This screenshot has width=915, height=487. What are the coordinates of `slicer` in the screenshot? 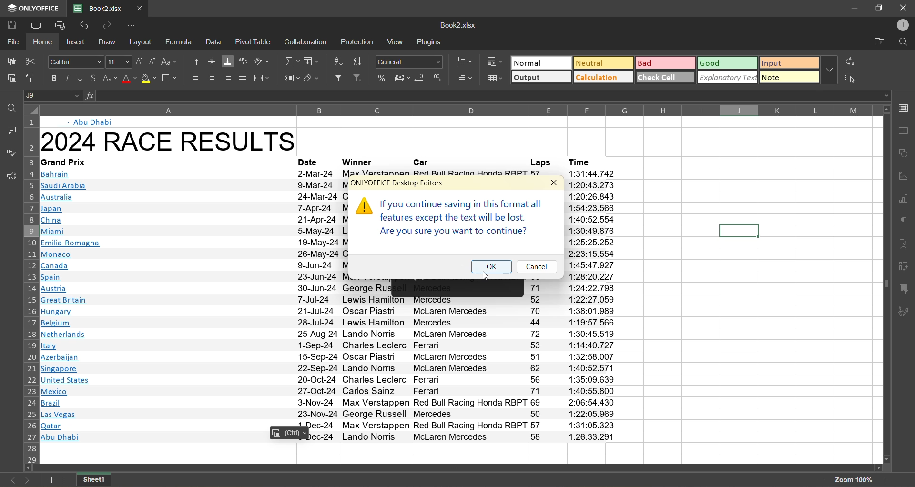 It's located at (905, 290).